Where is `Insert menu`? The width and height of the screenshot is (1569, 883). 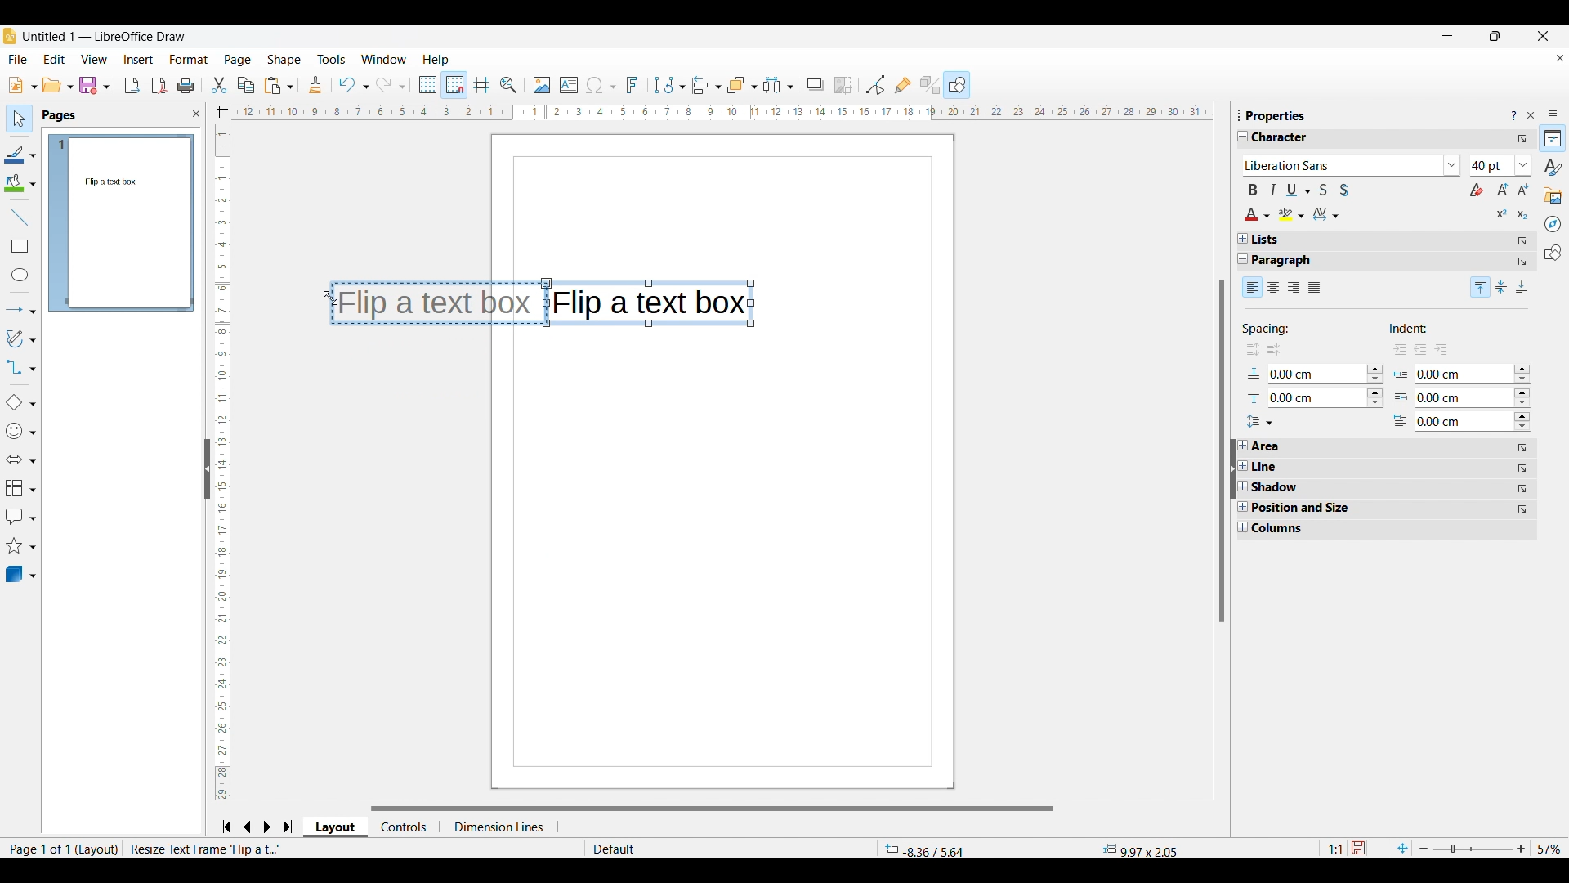
Insert menu is located at coordinates (139, 60).